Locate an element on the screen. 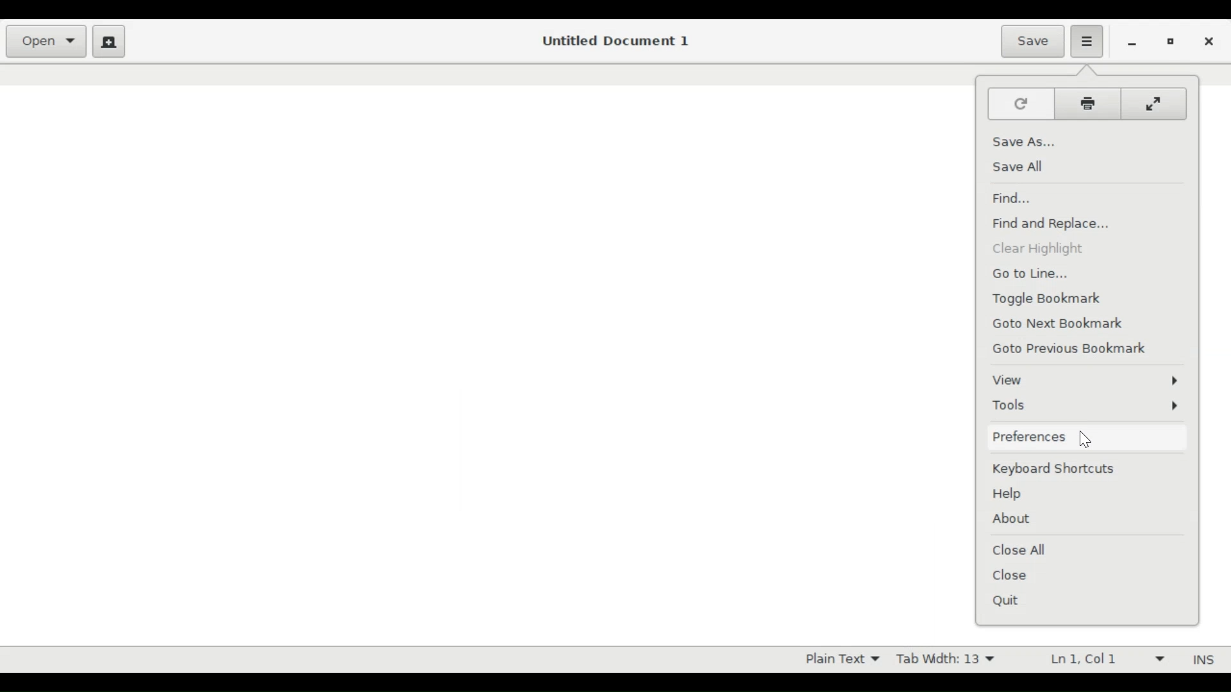  Tab Width 13 is located at coordinates (948, 661).